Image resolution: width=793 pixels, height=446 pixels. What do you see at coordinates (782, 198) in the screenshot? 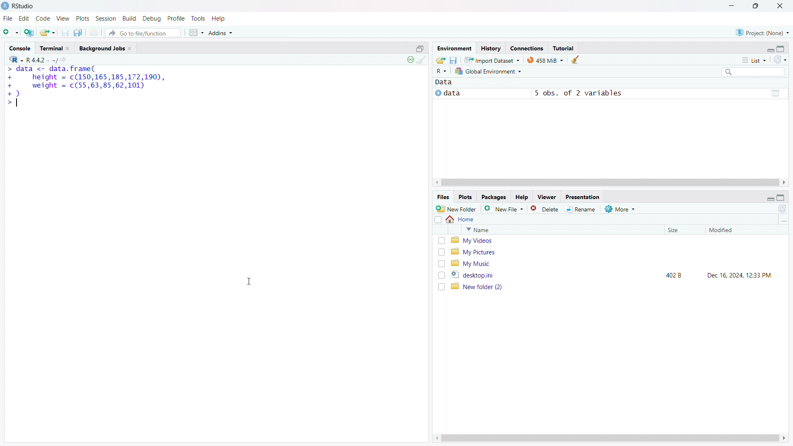
I see `expand pane` at bounding box center [782, 198].